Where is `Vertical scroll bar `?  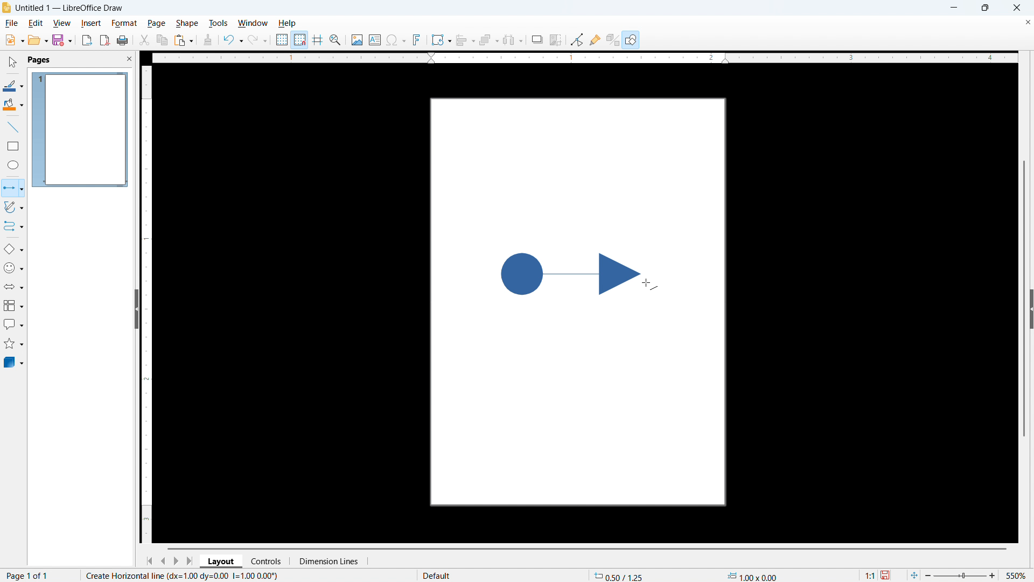 Vertical scroll bar  is located at coordinates (1024, 299).